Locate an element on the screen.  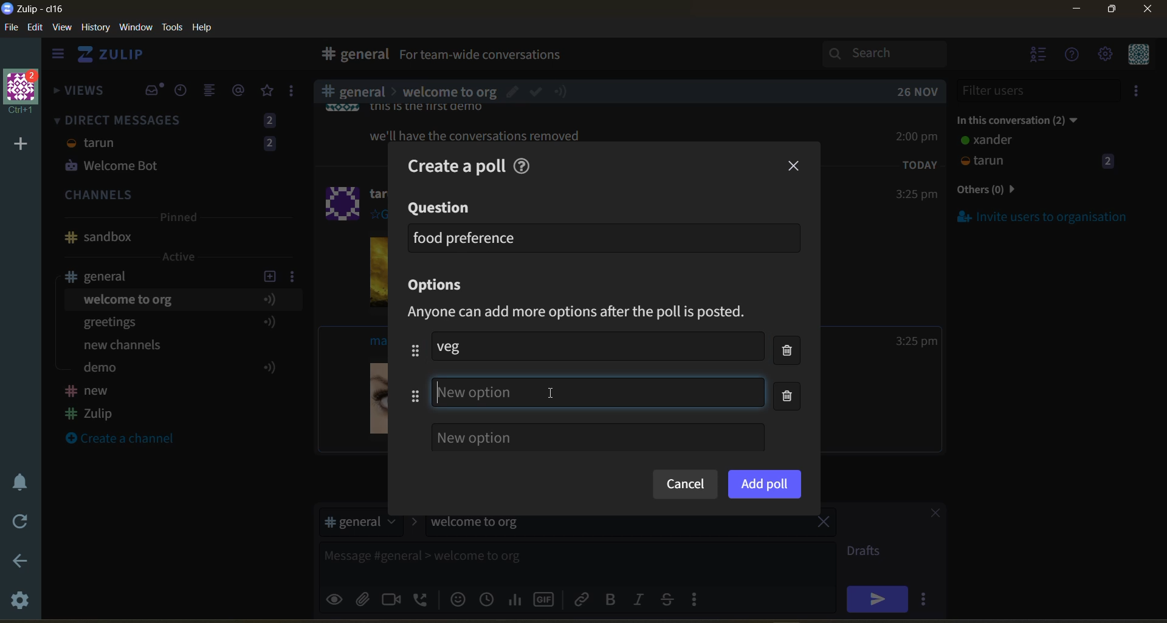
direct messages is located at coordinates (176, 145).